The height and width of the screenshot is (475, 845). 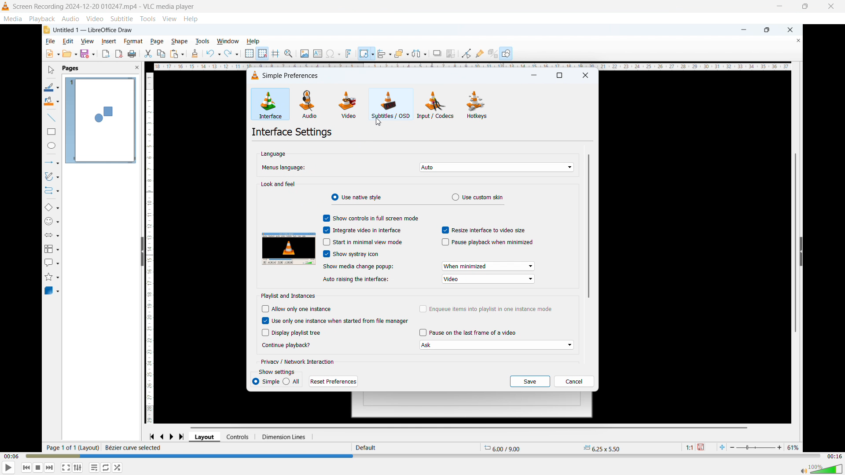 I want to click on close , so click(x=831, y=7).